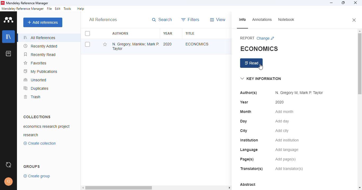  What do you see at coordinates (249, 140) in the screenshot?
I see `institution` at bounding box center [249, 140].